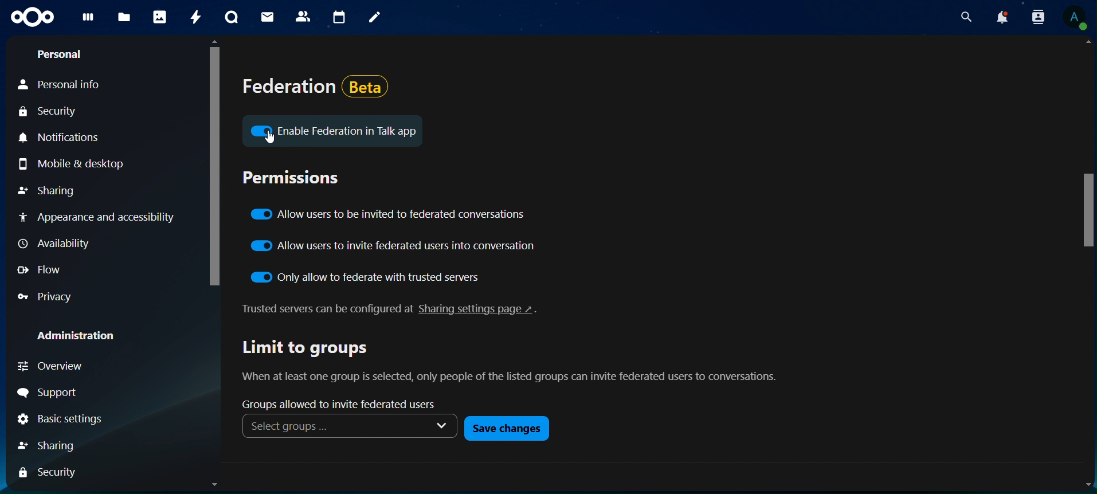 Image resolution: width=1097 pixels, height=494 pixels. Describe the element at coordinates (339, 18) in the screenshot. I see `calendar` at that location.